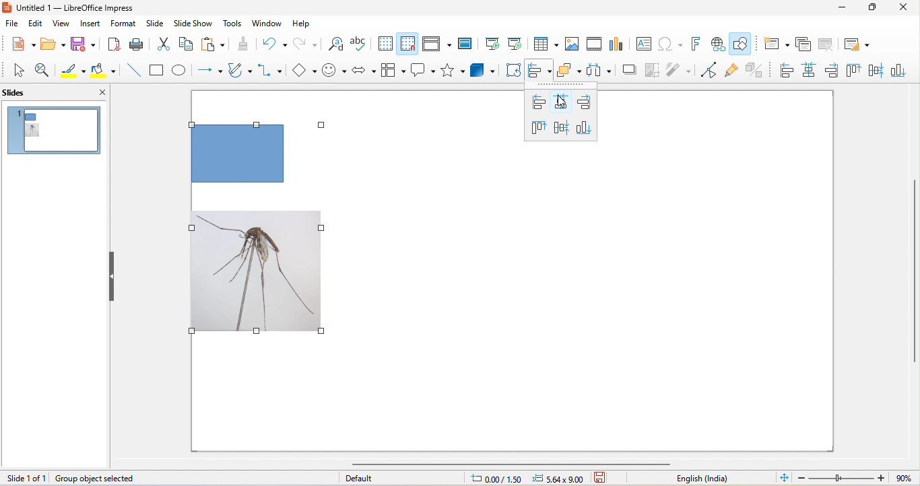 This screenshot has height=486, width=920. Describe the element at coordinates (467, 43) in the screenshot. I see `master slide` at that location.